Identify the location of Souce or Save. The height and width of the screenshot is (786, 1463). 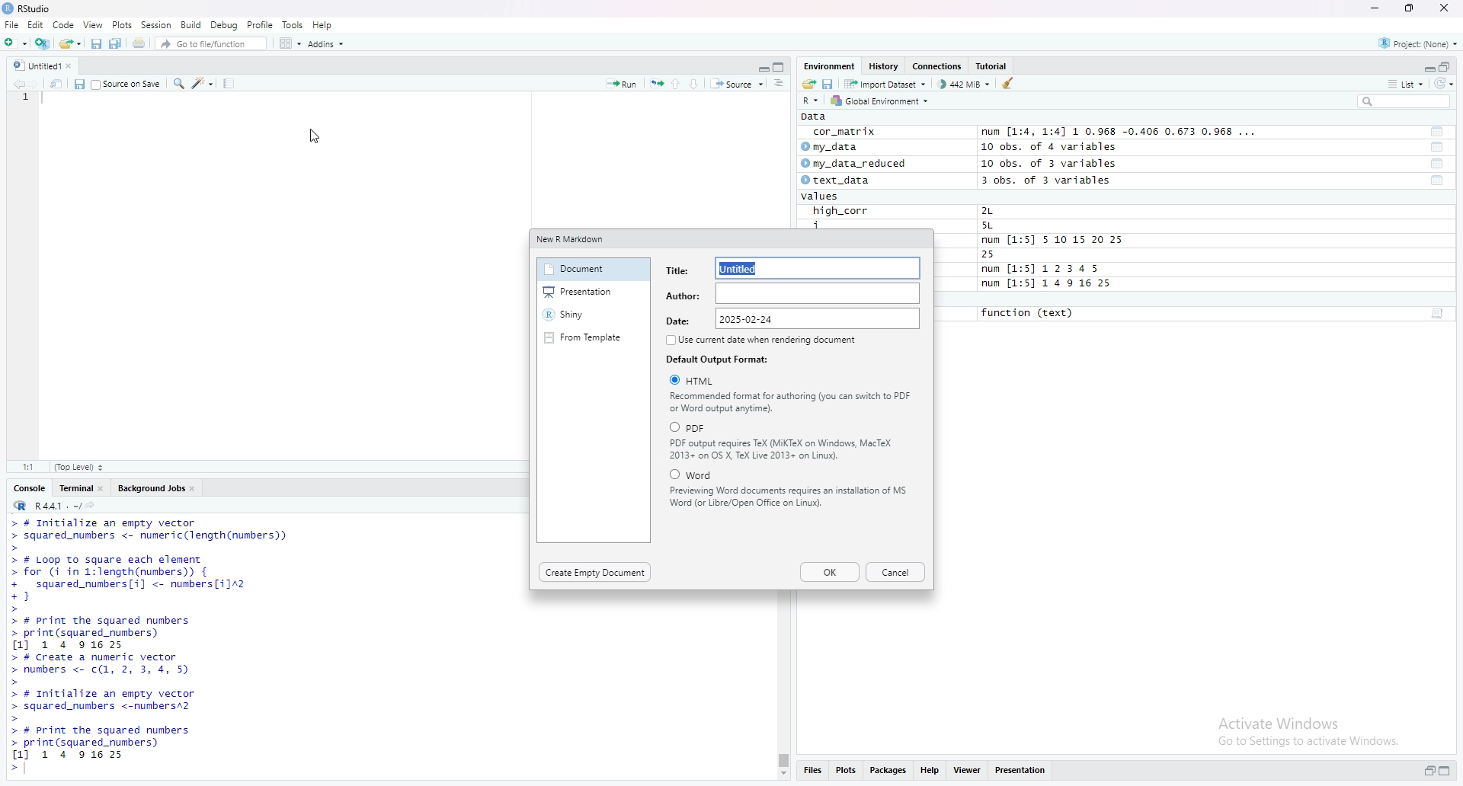
(128, 85).